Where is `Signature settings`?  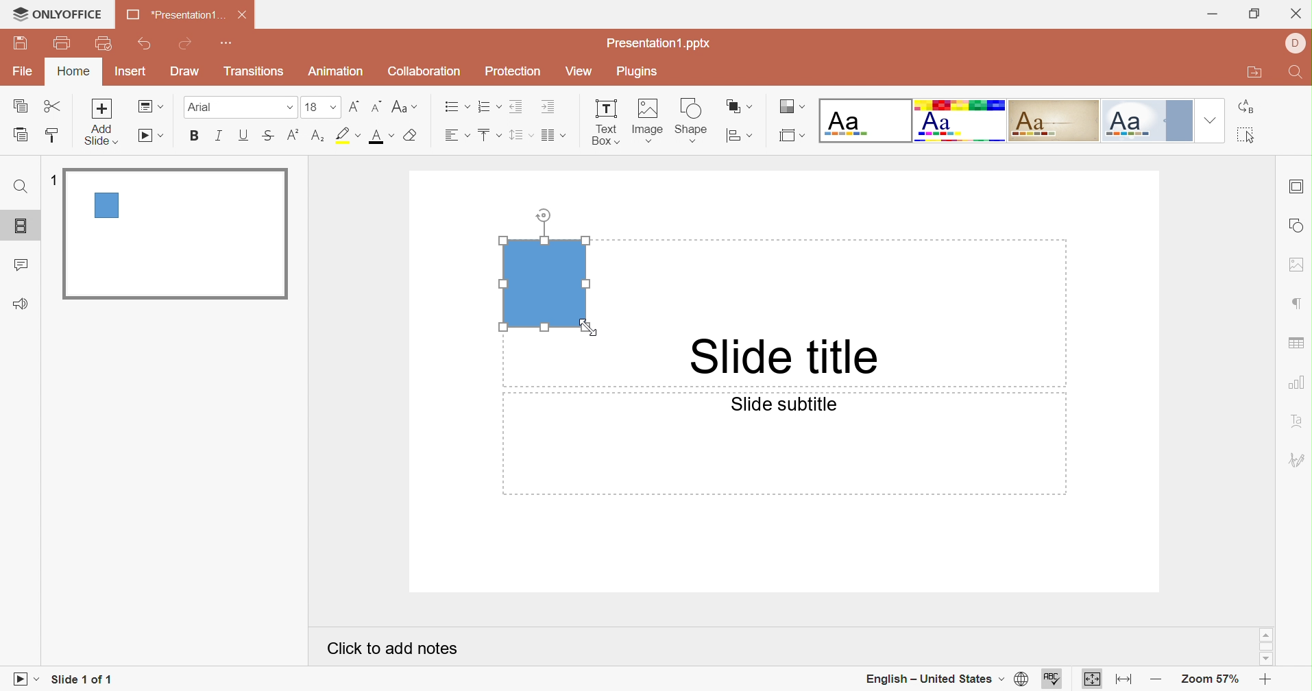
Signature settings is located at coordinates (1297, 461).